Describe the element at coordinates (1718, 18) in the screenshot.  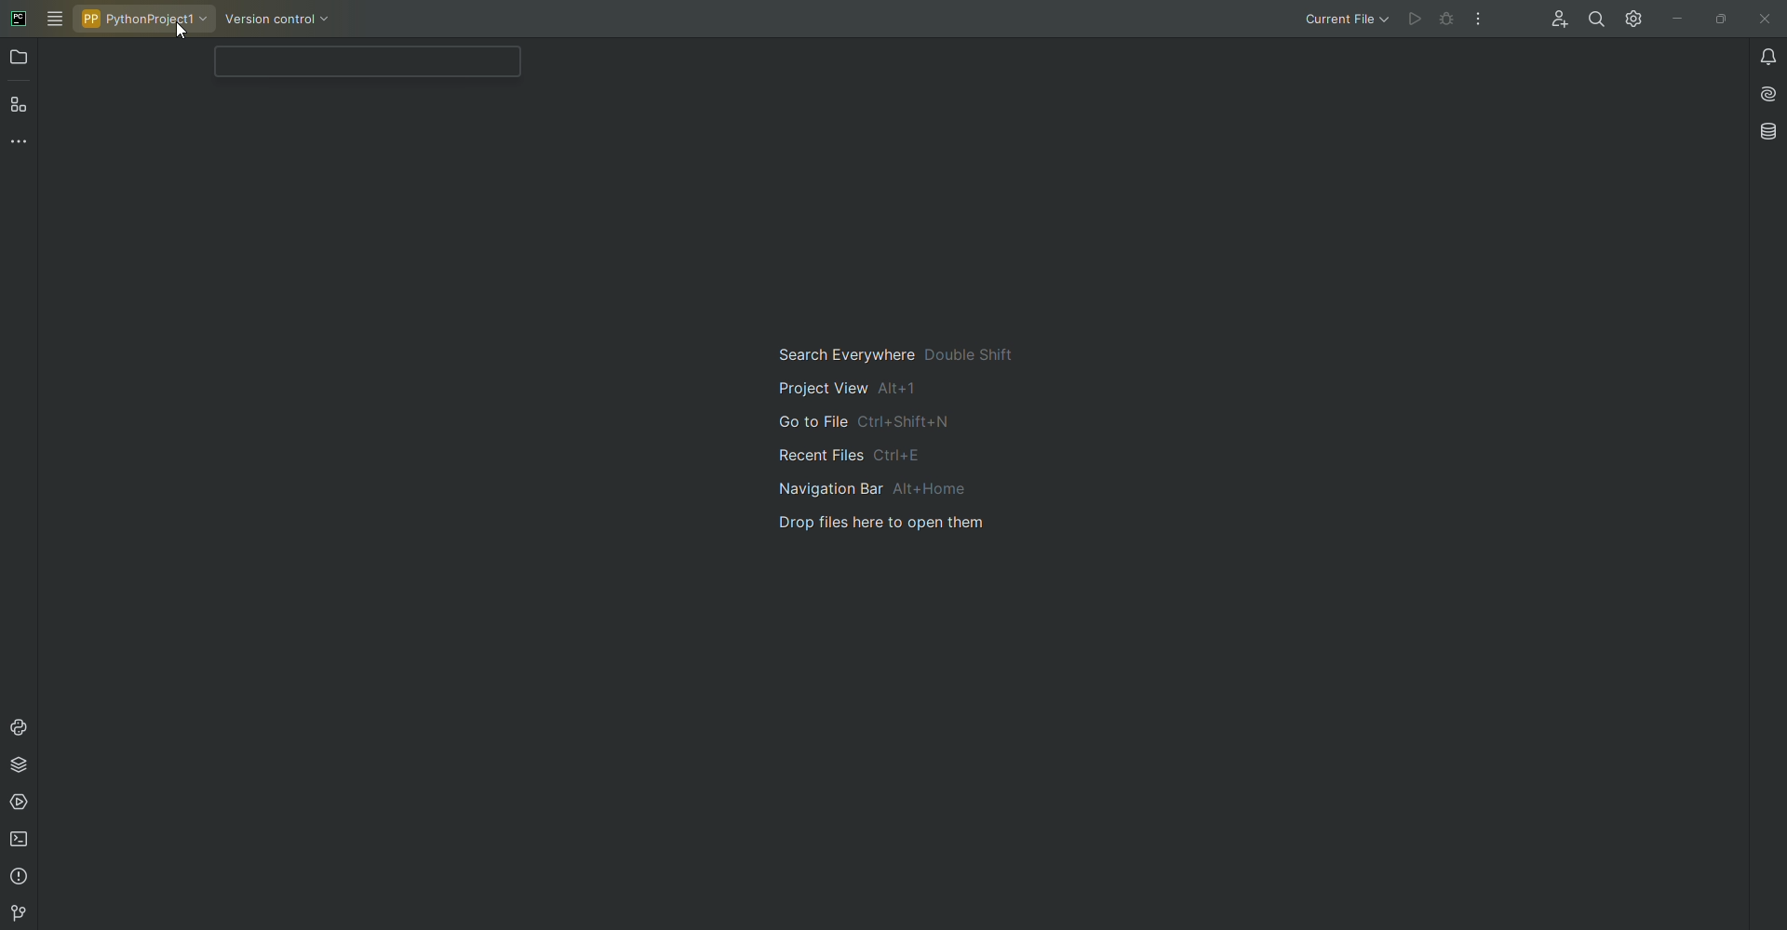
I see `Restore` at that location.